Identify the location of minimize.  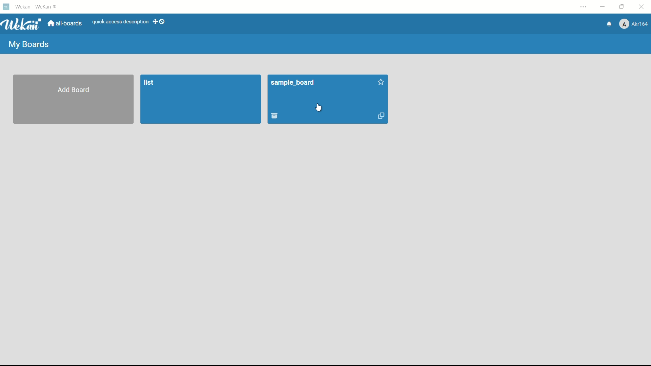
(604, 7).